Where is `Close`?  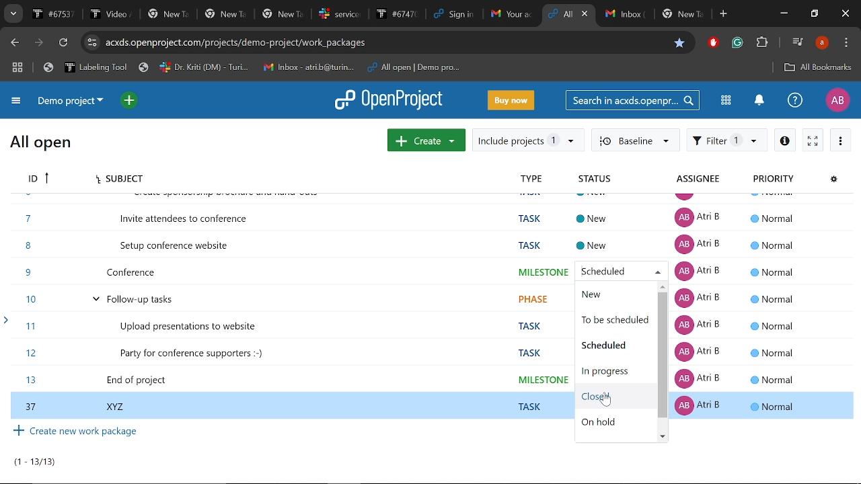
Close is located at coordinates (846, 13).